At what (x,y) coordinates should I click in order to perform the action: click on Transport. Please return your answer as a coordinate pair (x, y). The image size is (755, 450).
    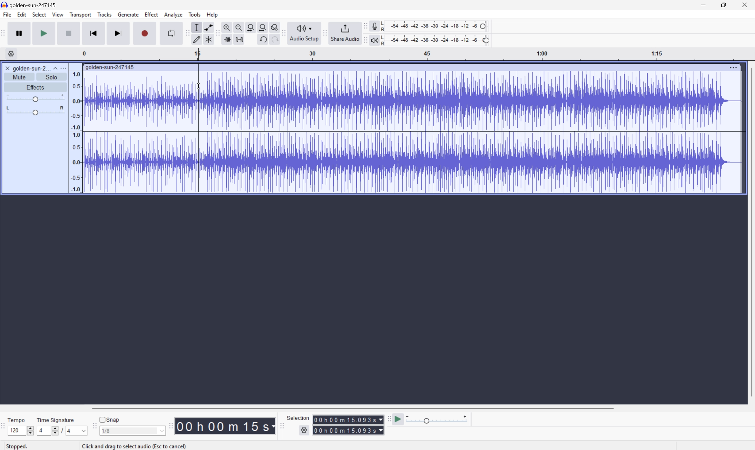
    Looking at the image, I should click on (81, 15).